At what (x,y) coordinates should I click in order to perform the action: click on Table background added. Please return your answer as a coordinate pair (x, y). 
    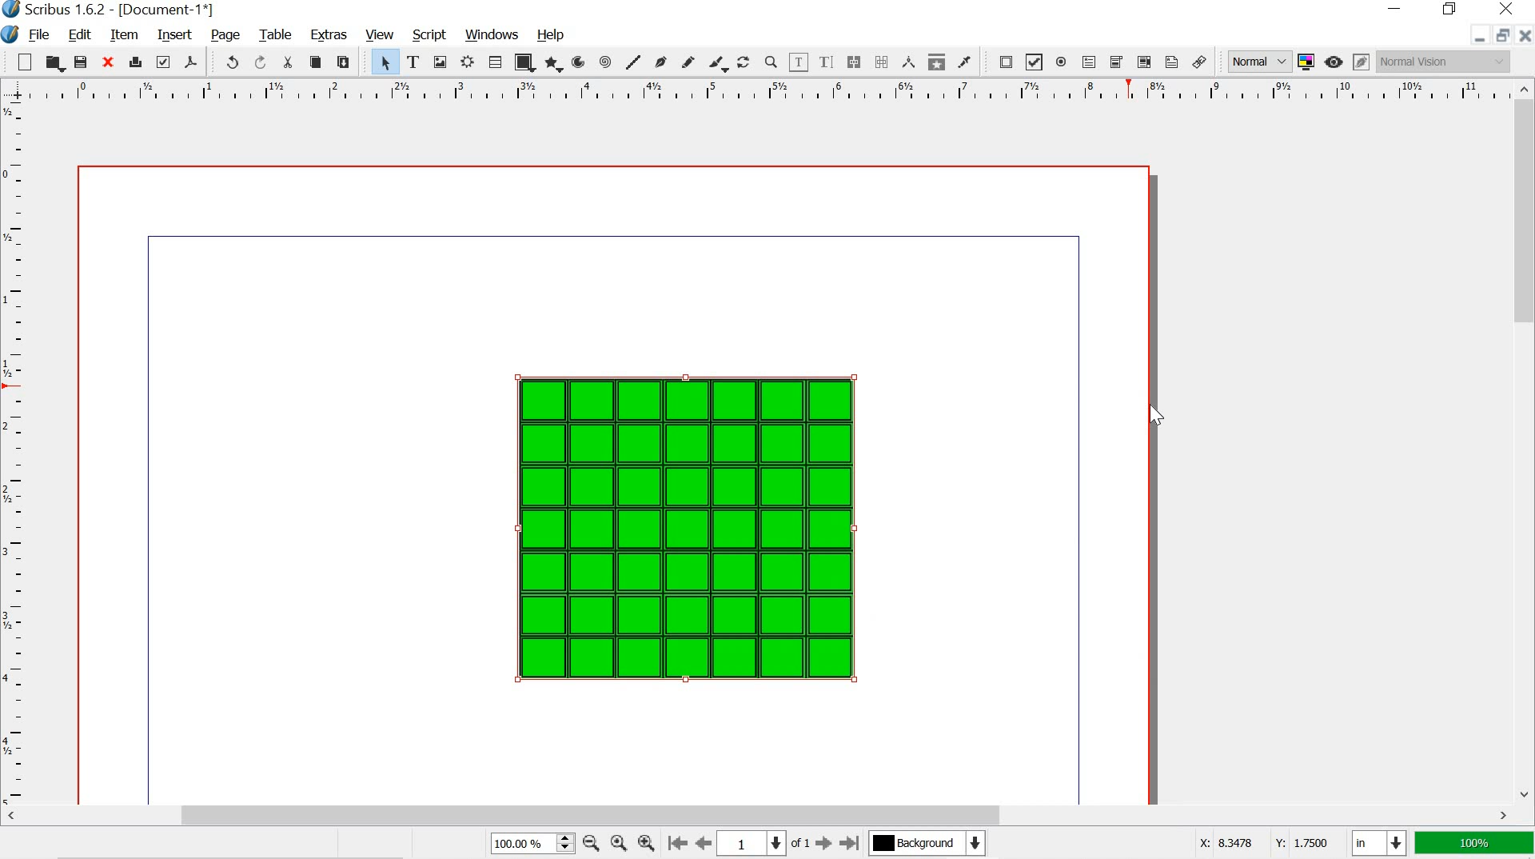
    Looking at the image, I should click on (686, 526).